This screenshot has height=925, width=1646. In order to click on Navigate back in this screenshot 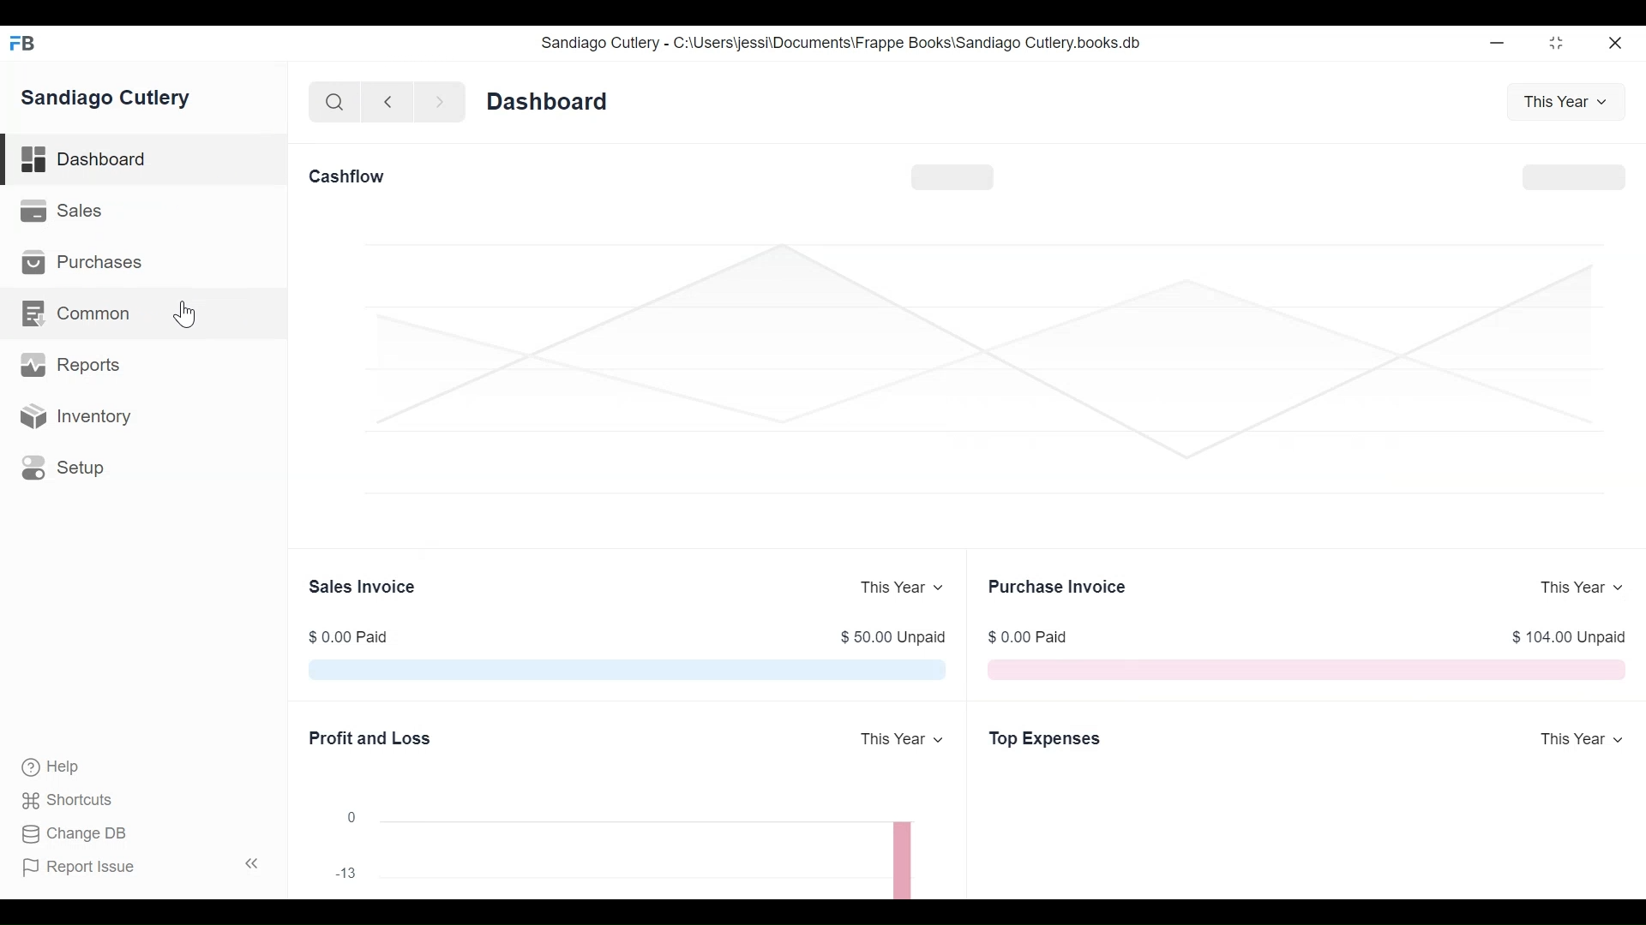, I will do `click(387, 104)`.